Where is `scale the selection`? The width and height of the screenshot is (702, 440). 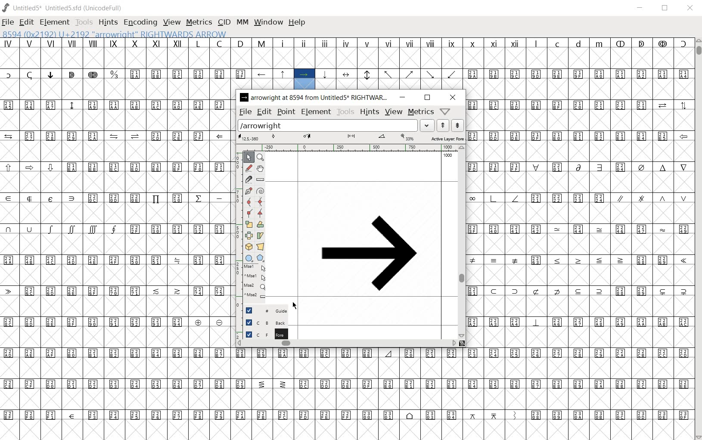
scale the selection is located at coordinates (249, 224).